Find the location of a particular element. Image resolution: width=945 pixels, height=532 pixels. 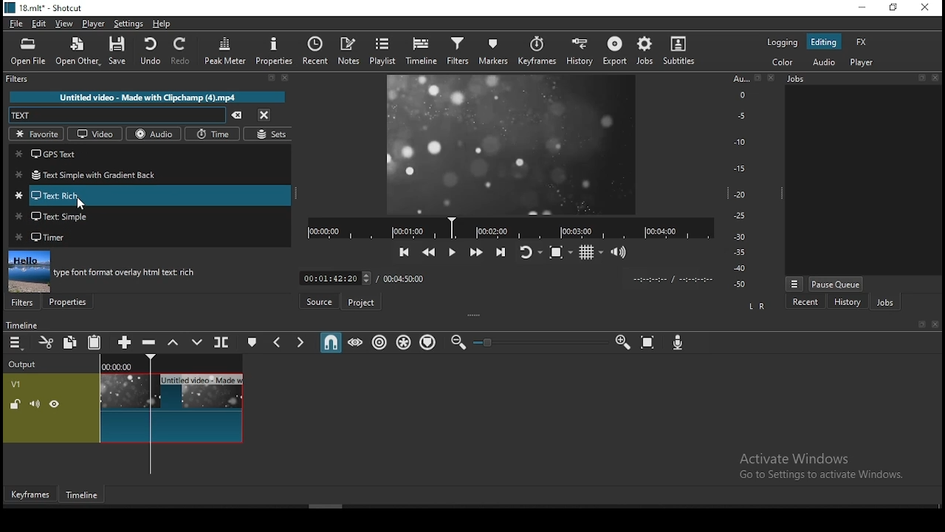

editing is located at coordinates (825, 41).